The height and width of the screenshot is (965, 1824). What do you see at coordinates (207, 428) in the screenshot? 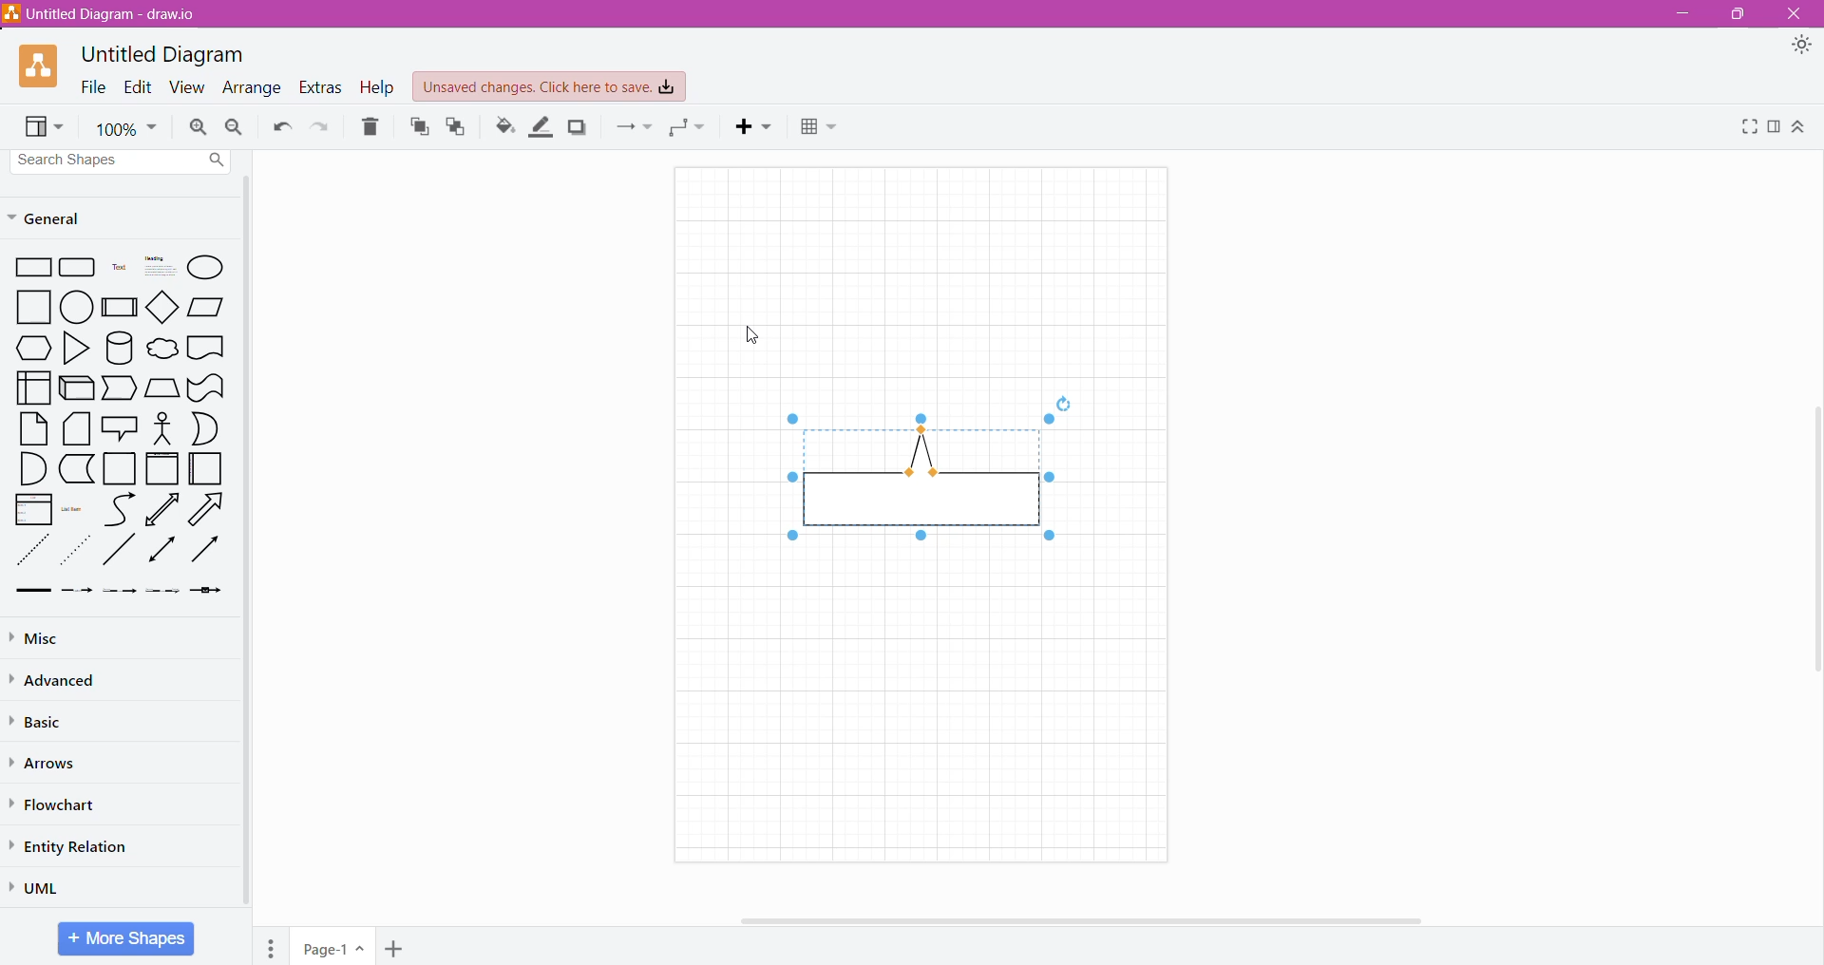
I see `Half Circle` at bounding box center [207, 428].